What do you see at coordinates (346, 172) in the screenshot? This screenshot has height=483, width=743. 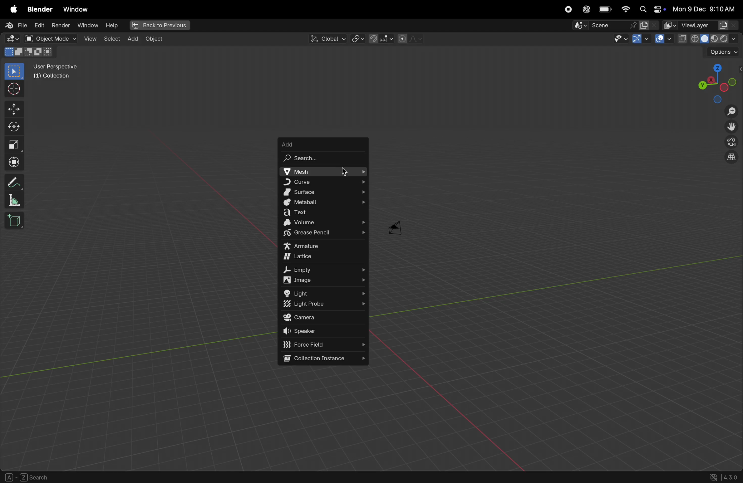 I see `cursor` at bounding box center [346, 172].